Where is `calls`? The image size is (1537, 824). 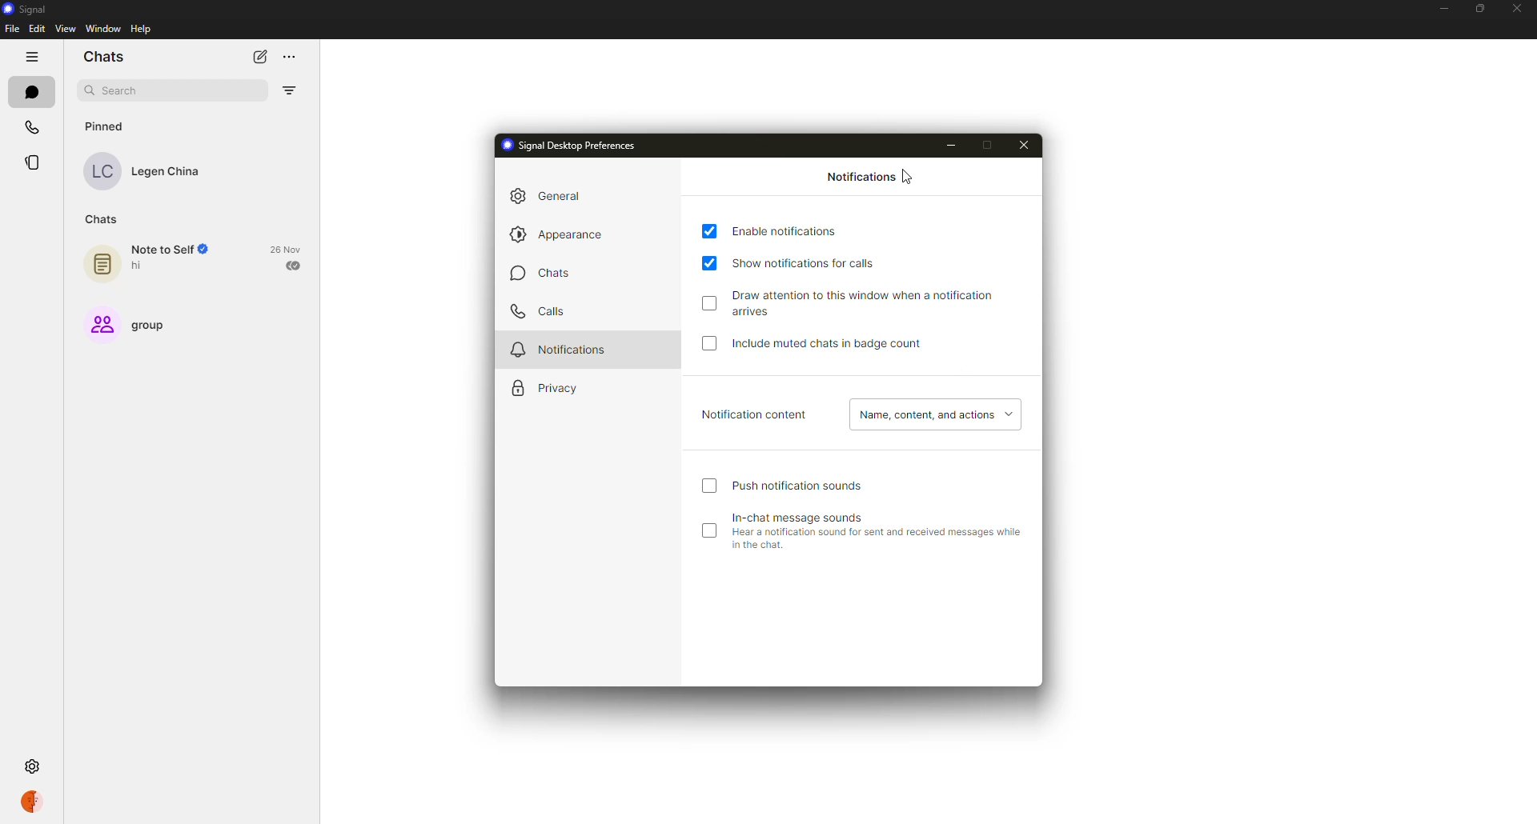
calls is located at coordinates (540, 309).